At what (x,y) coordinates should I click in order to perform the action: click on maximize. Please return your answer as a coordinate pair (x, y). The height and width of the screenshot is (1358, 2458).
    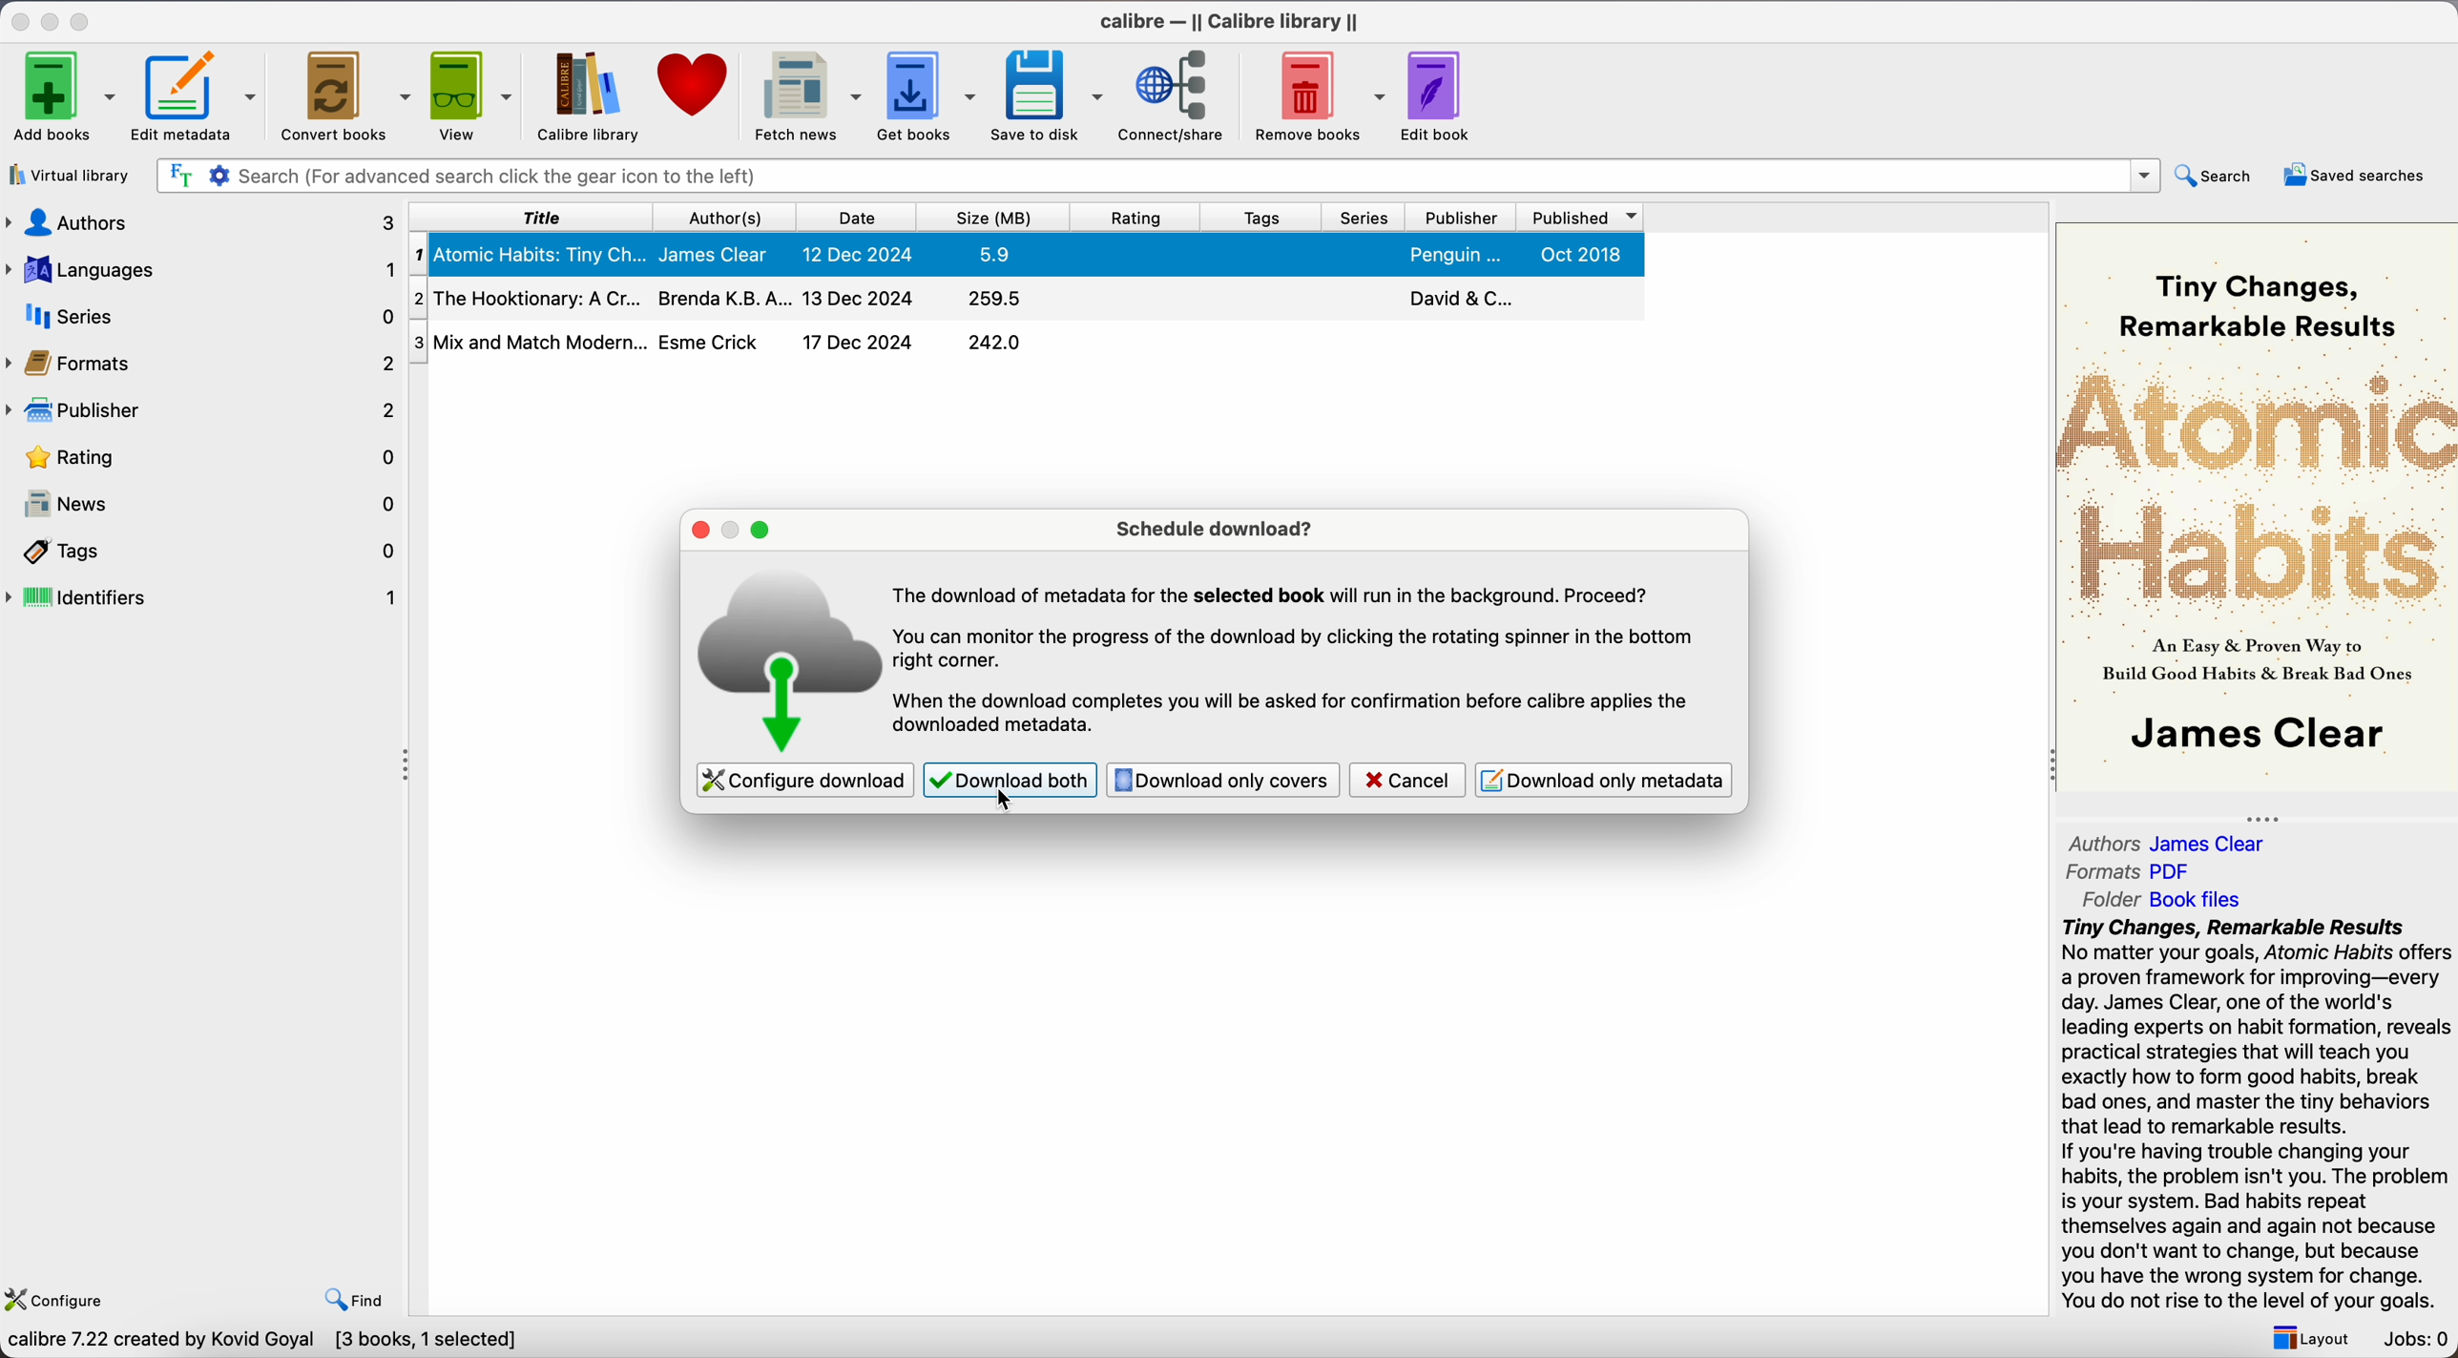
    Looking at the image, I should click on (763, 532).